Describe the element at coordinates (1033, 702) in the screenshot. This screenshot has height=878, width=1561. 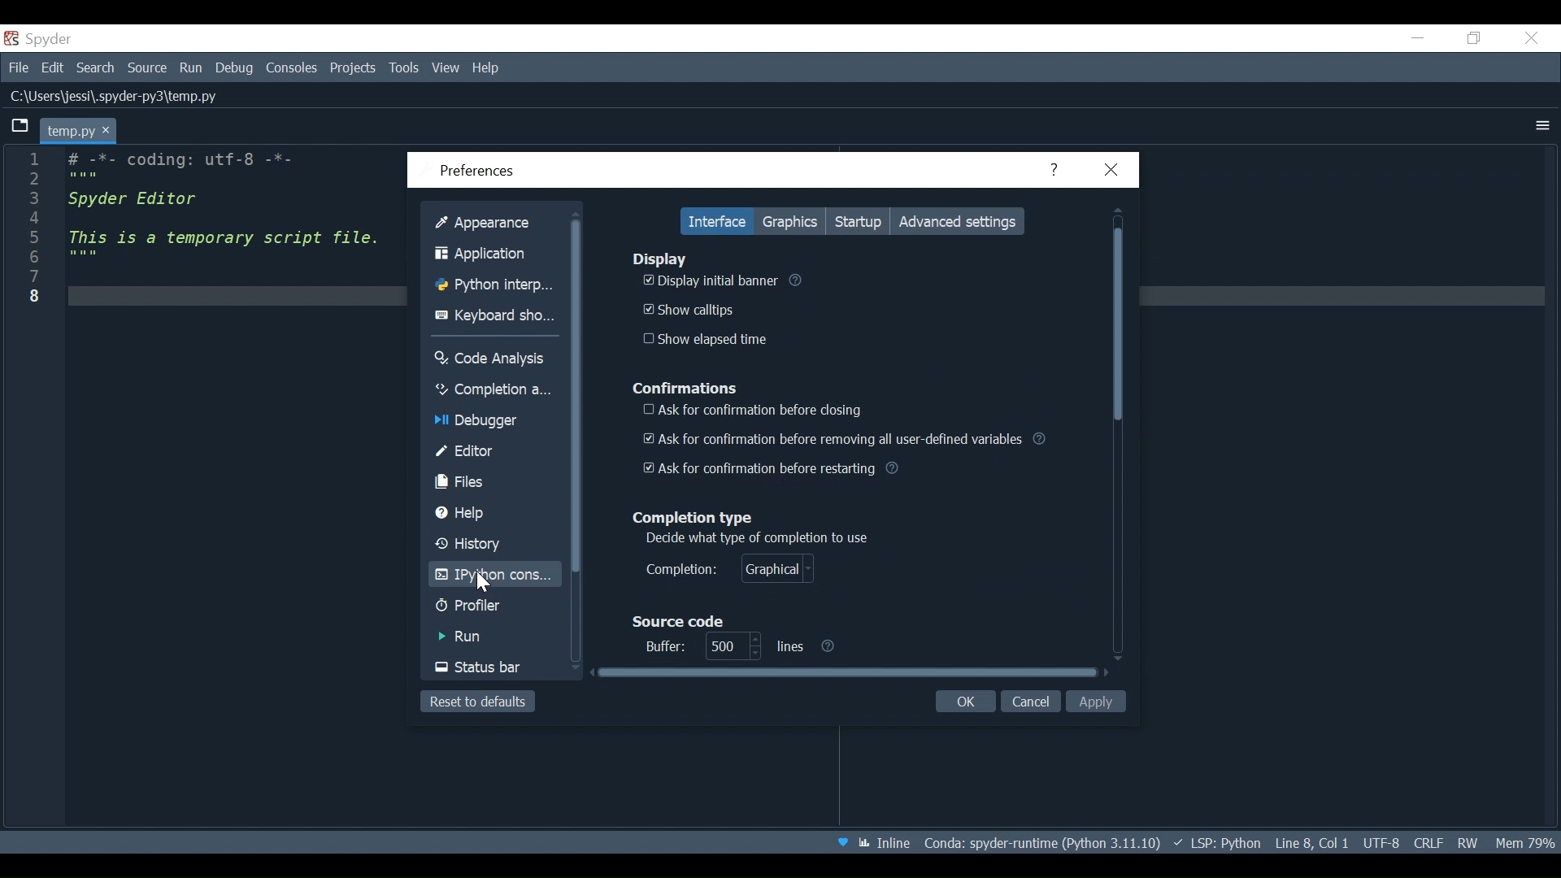
I see `Cancel` at that location.